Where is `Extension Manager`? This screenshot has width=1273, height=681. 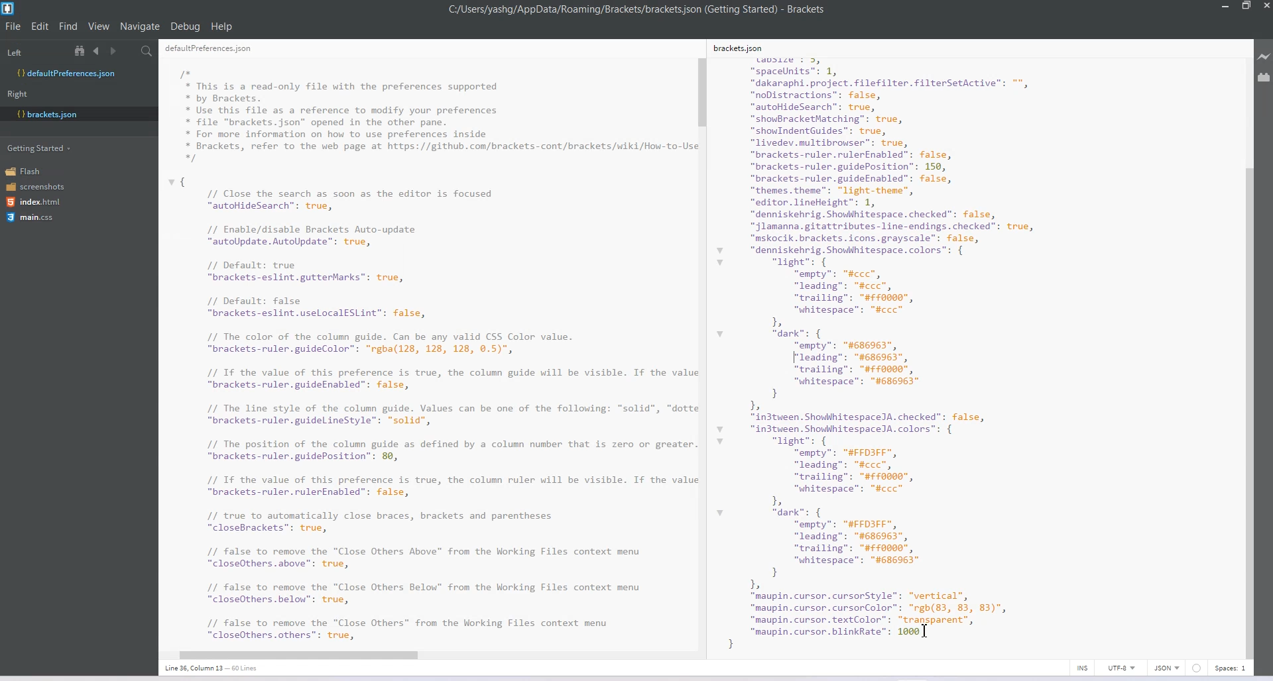 Extension Manager is located at coordinates (1264, 79).